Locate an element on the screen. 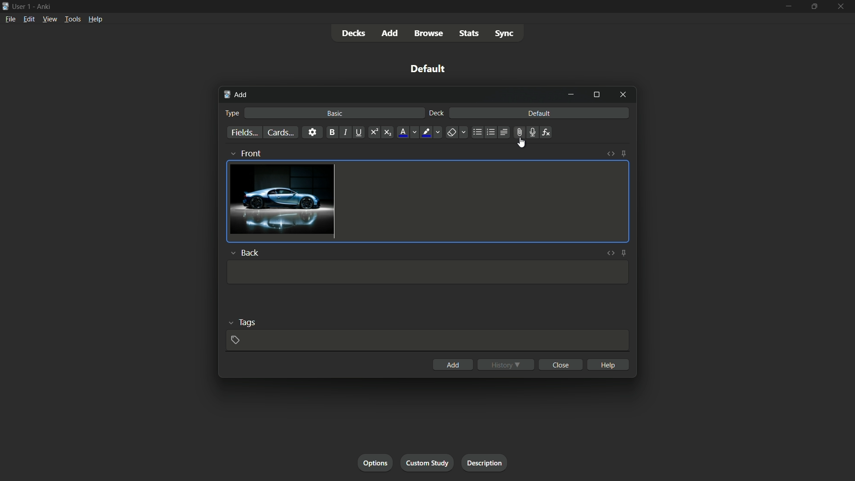 Image resolution: width=855 pixels, height=481 pixels. browse is located at coordinates (428, 34).